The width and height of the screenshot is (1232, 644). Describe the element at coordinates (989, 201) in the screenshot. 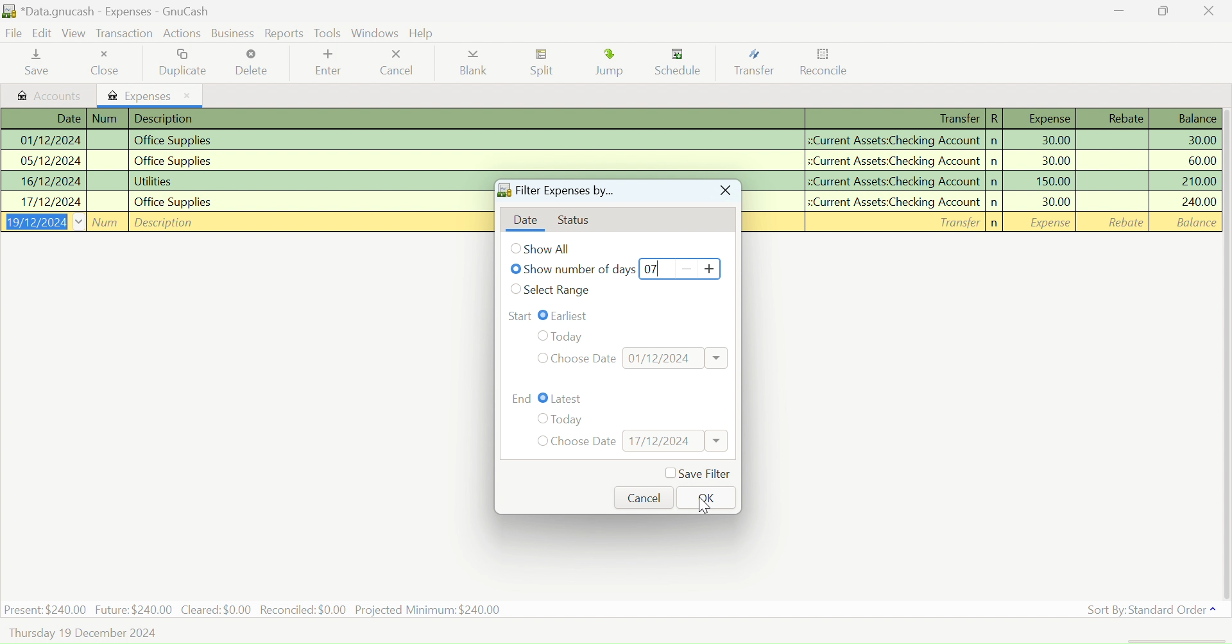

I see `Office Supplies Transaction` at that location.